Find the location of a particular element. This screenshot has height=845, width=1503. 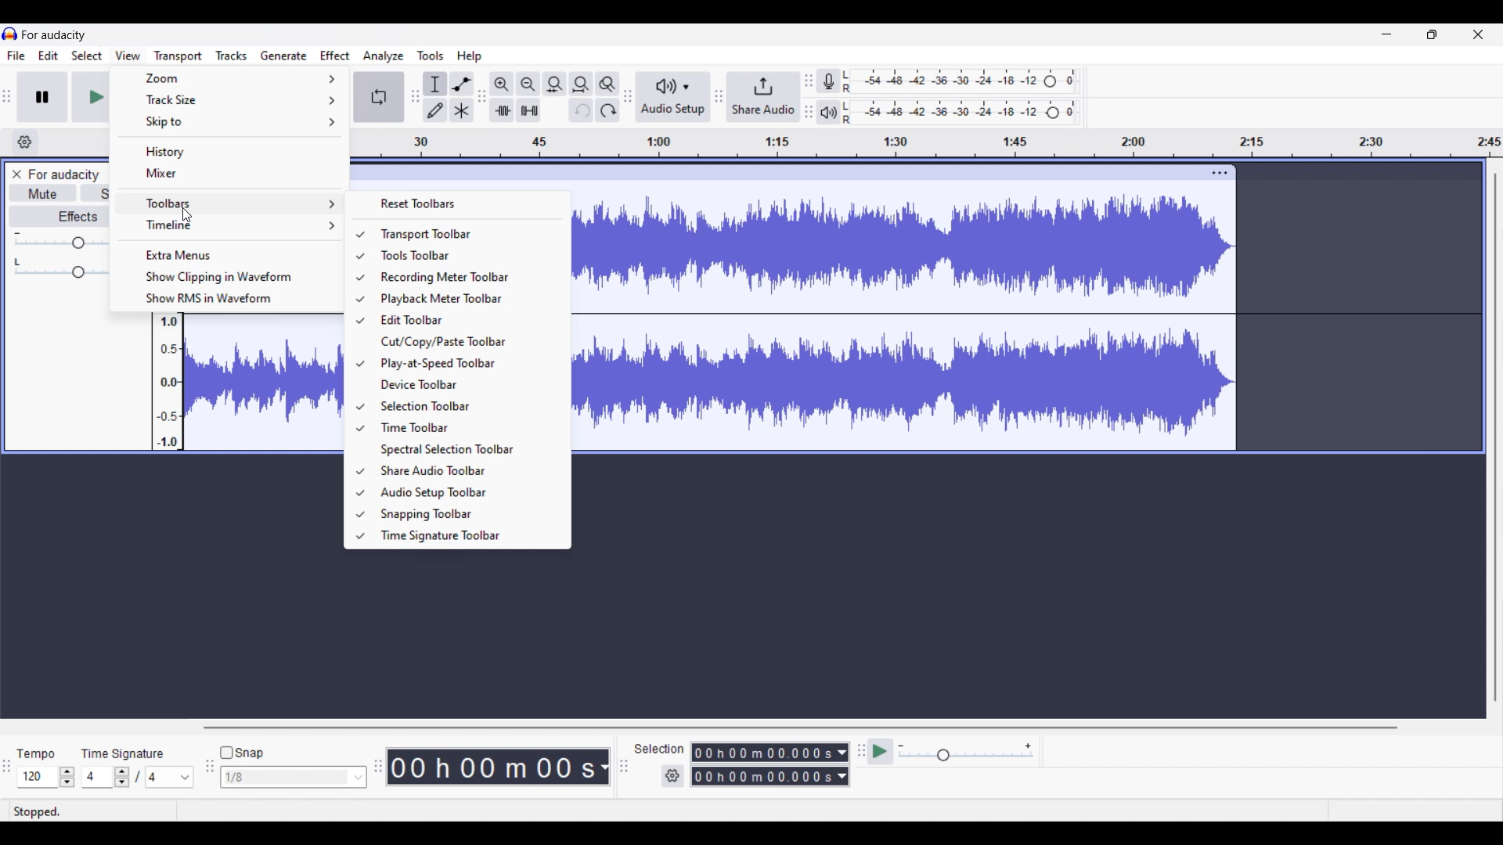

Record meter is located at coordinates (829, 81).